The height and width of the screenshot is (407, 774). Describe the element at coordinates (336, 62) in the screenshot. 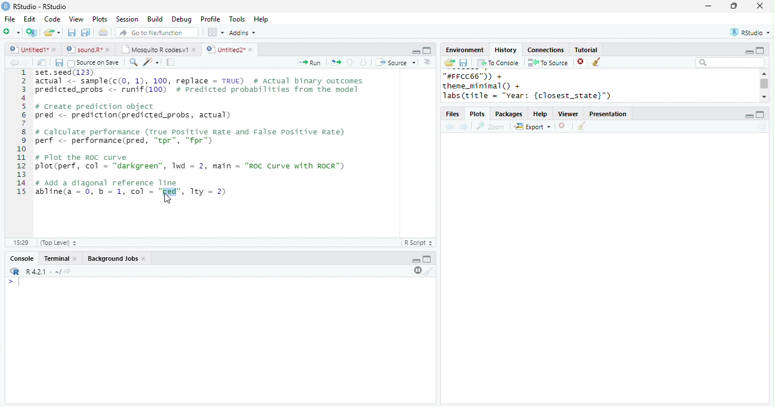

I see `rerun` at that location.